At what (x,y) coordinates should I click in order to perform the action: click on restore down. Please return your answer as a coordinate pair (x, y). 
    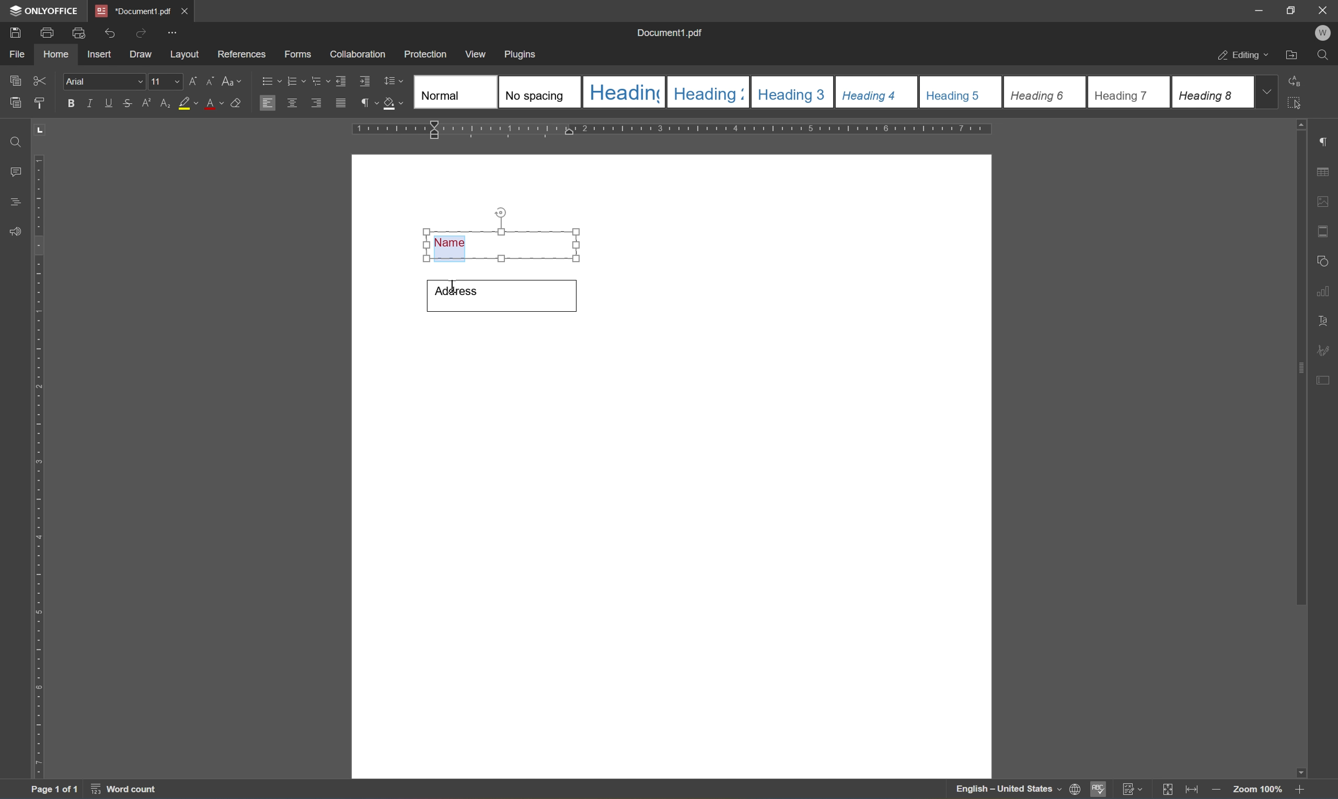
    Looking at the image, I should click on (1291, 10).